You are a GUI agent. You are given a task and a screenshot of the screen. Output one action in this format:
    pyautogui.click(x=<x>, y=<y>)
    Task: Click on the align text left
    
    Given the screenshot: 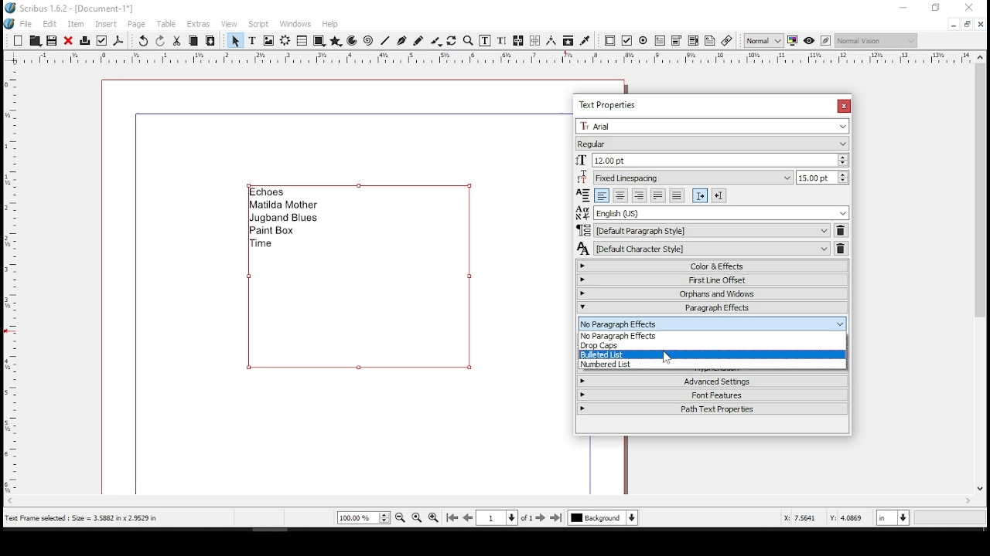 What is the action you would take?
    pyautogui.click(x=600, y=195)
    